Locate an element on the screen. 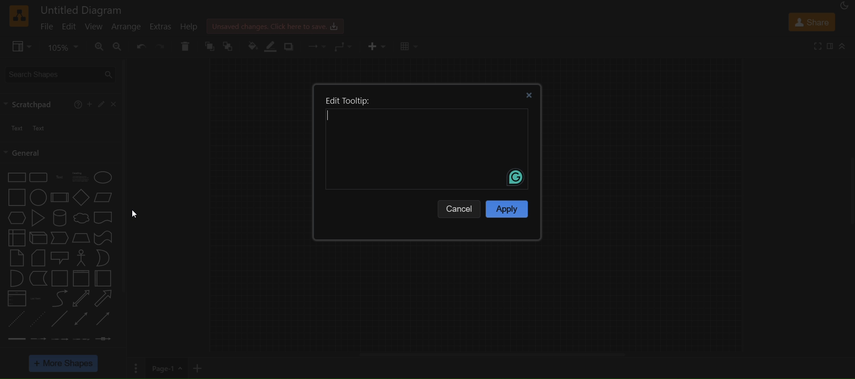  line color is located at coordinates (272, 46).